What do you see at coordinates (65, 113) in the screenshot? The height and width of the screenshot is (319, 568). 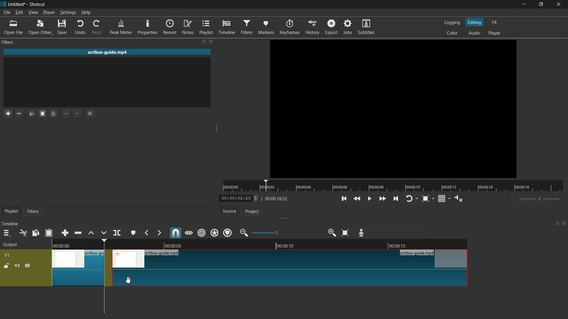 I see `move filter up` at bounding box center [65, 113].